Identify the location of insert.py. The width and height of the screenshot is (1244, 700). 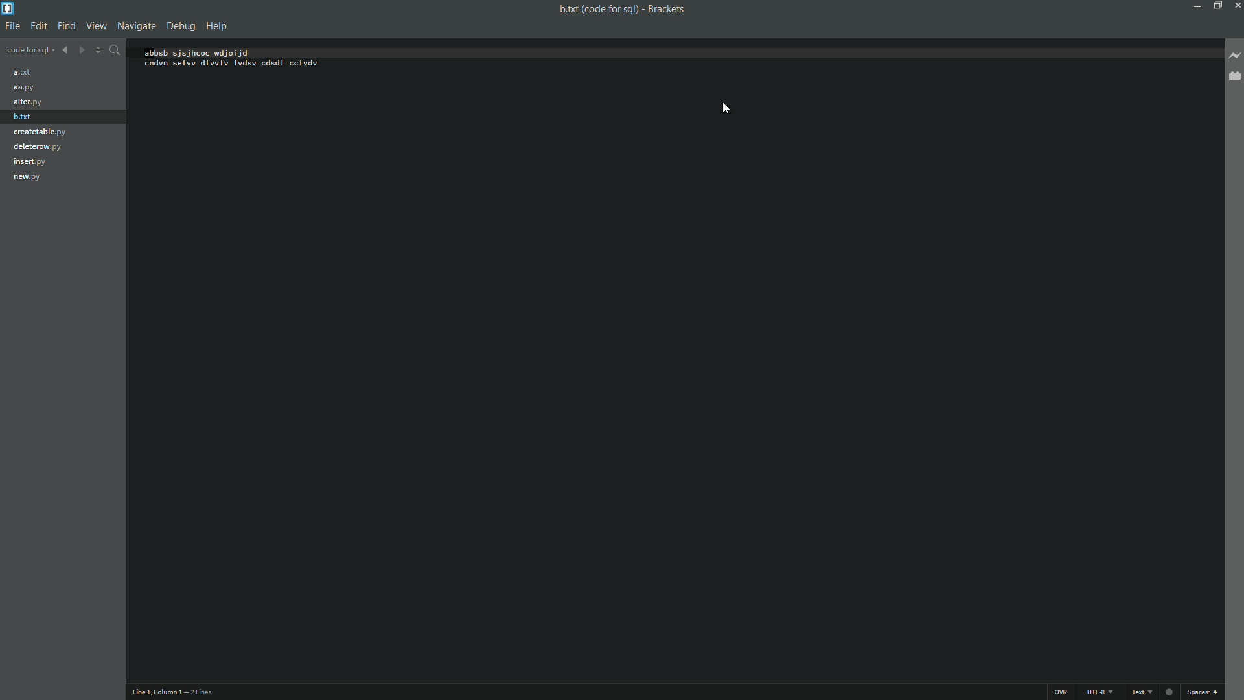
(34, 161).